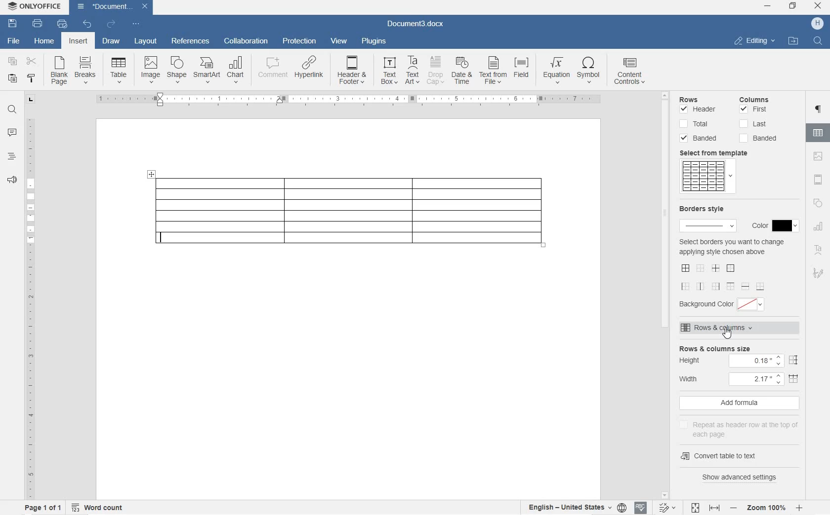 This screenshot has height=515, width=830. I want to click on Header, so click(699, 110).